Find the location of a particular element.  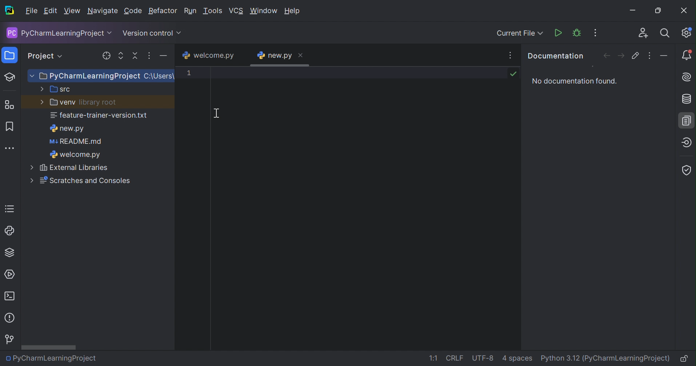

PyCharmLearningProject is located at coordinates (55, 33).